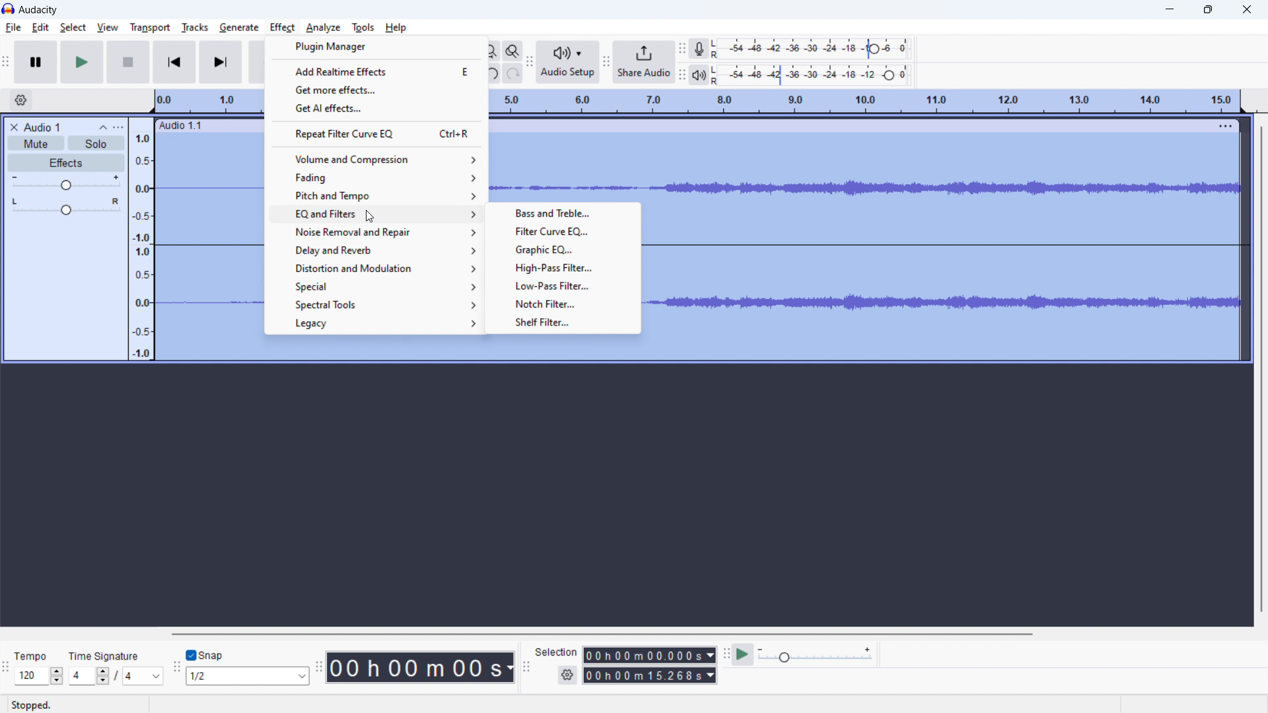  Describe the element at coordinates (563, 304) in the screenshot. I see `notch filter` at that location.